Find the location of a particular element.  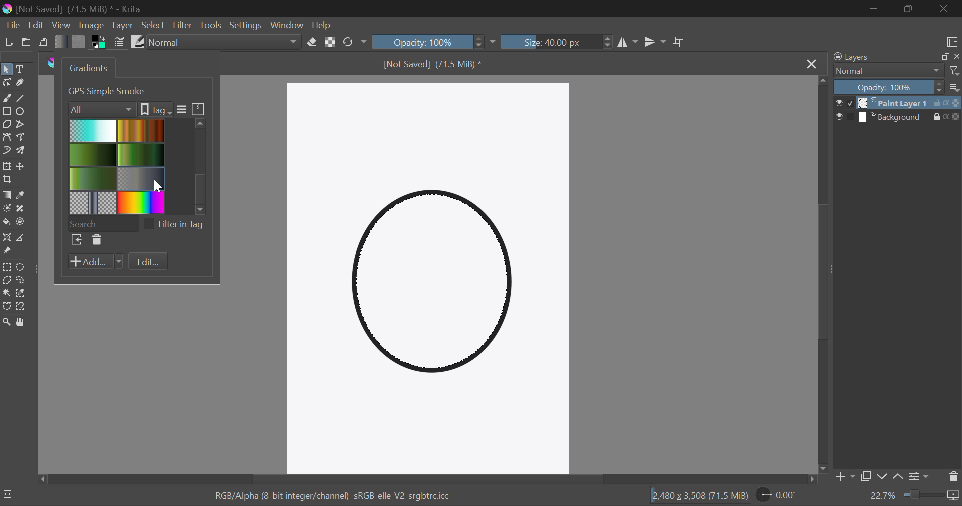

Filters is located at coordinates (99, 110).